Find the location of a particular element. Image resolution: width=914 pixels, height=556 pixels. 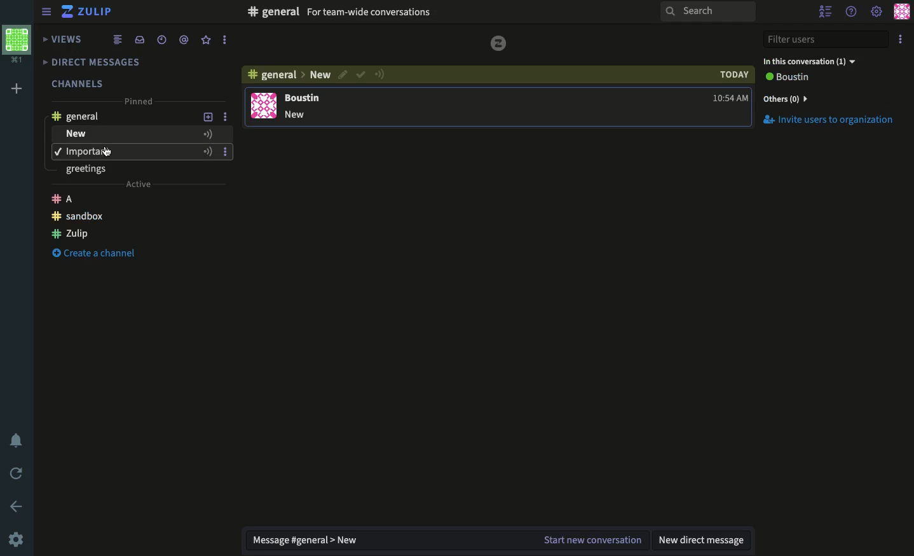

Inbox is located at coordinates (401, 13).